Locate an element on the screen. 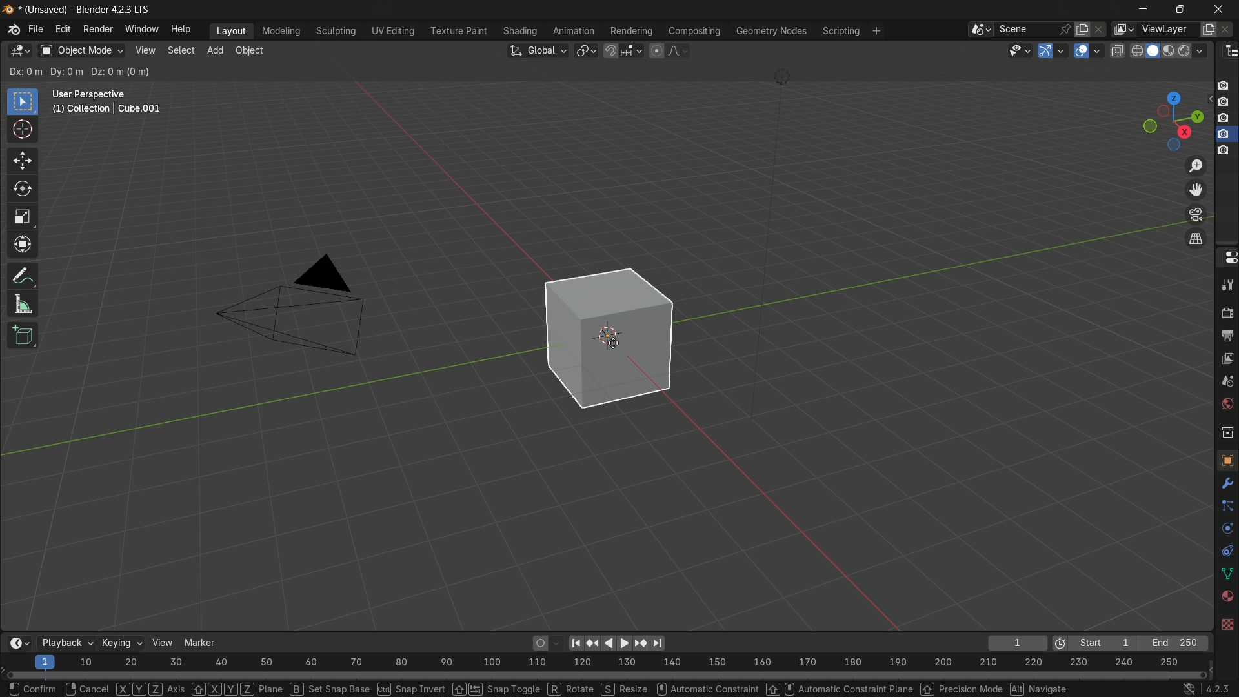 This screenshot has width=1239, height=697. keying is located at coordinates (121, 641).